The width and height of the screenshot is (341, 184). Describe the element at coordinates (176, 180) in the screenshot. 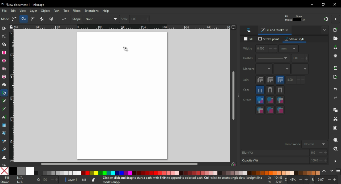

I see `Click or click and drag to start a path, with Shift to append to selected paths.` at that location.